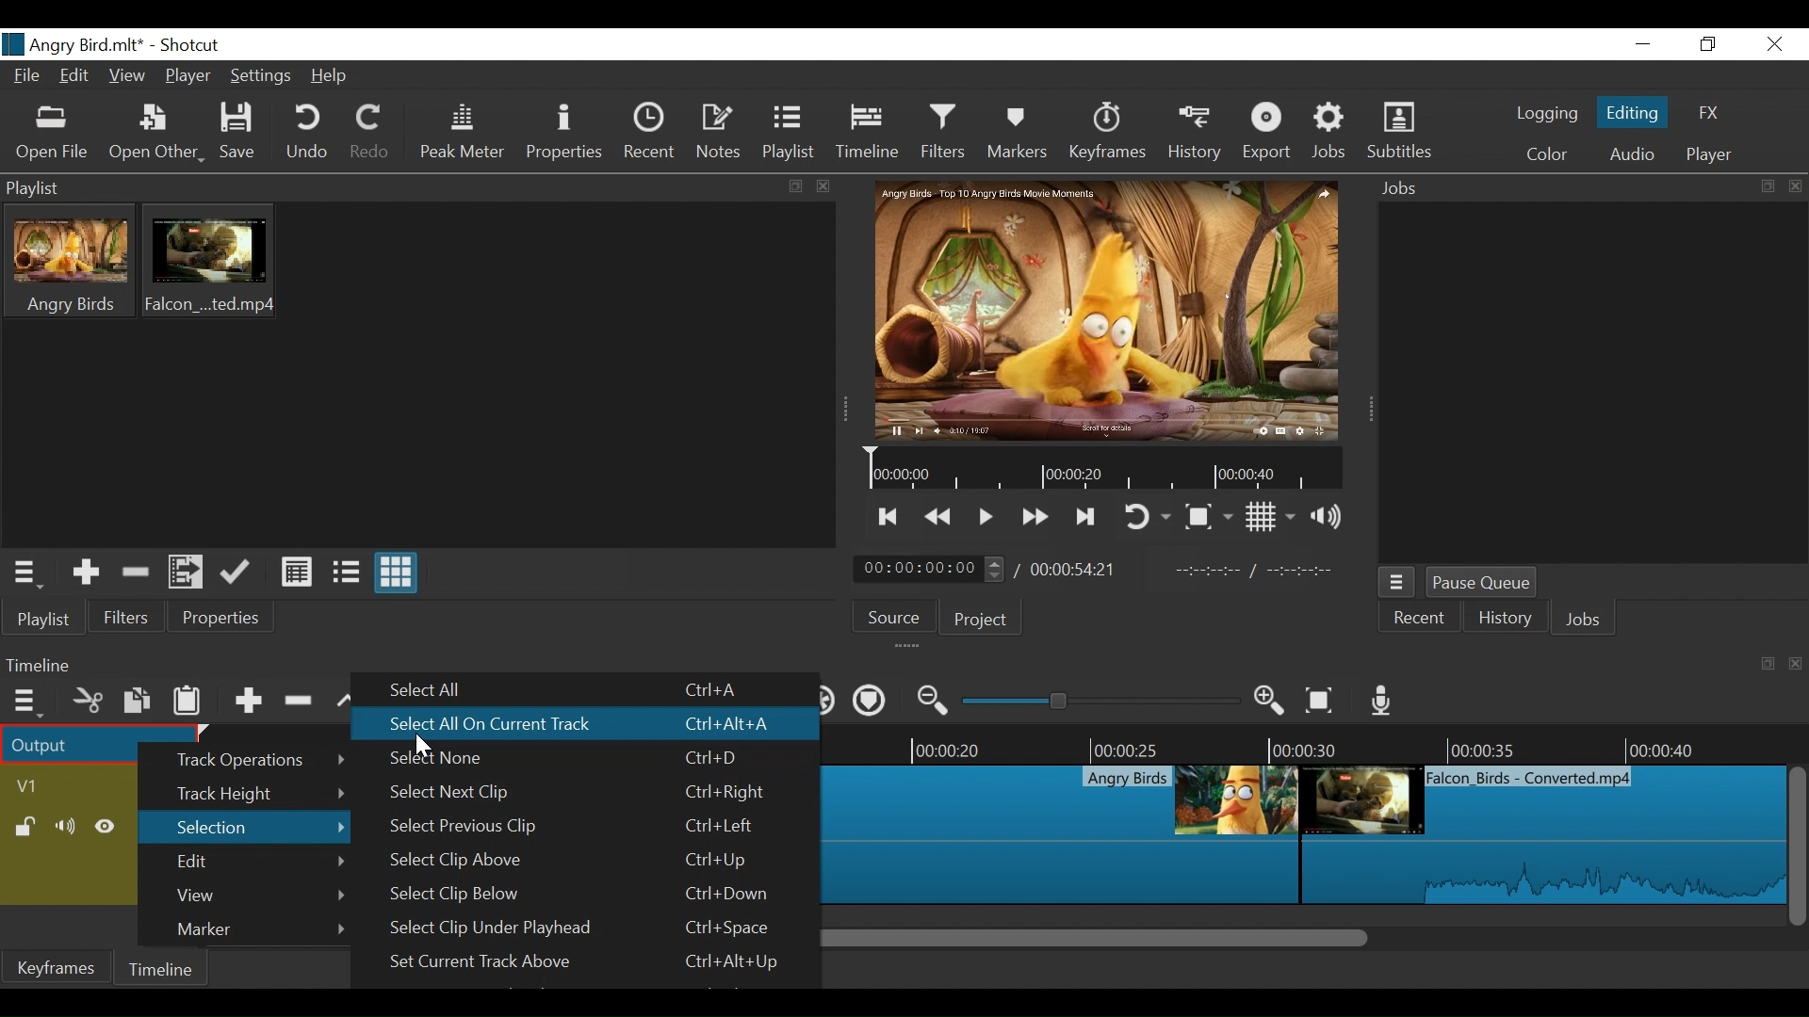 This screenshot has width=1809, height=1017. I want to click on Pause Queue, so click(1486, 584).